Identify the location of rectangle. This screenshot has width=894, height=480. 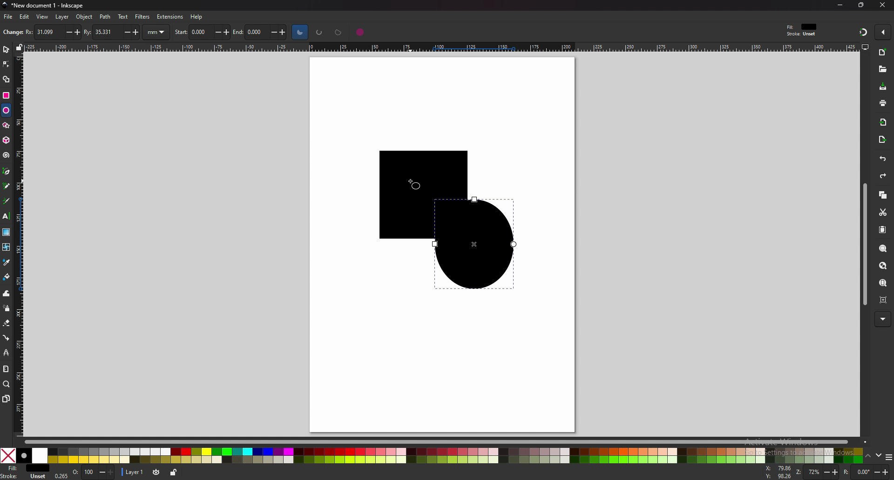
(7, 94).